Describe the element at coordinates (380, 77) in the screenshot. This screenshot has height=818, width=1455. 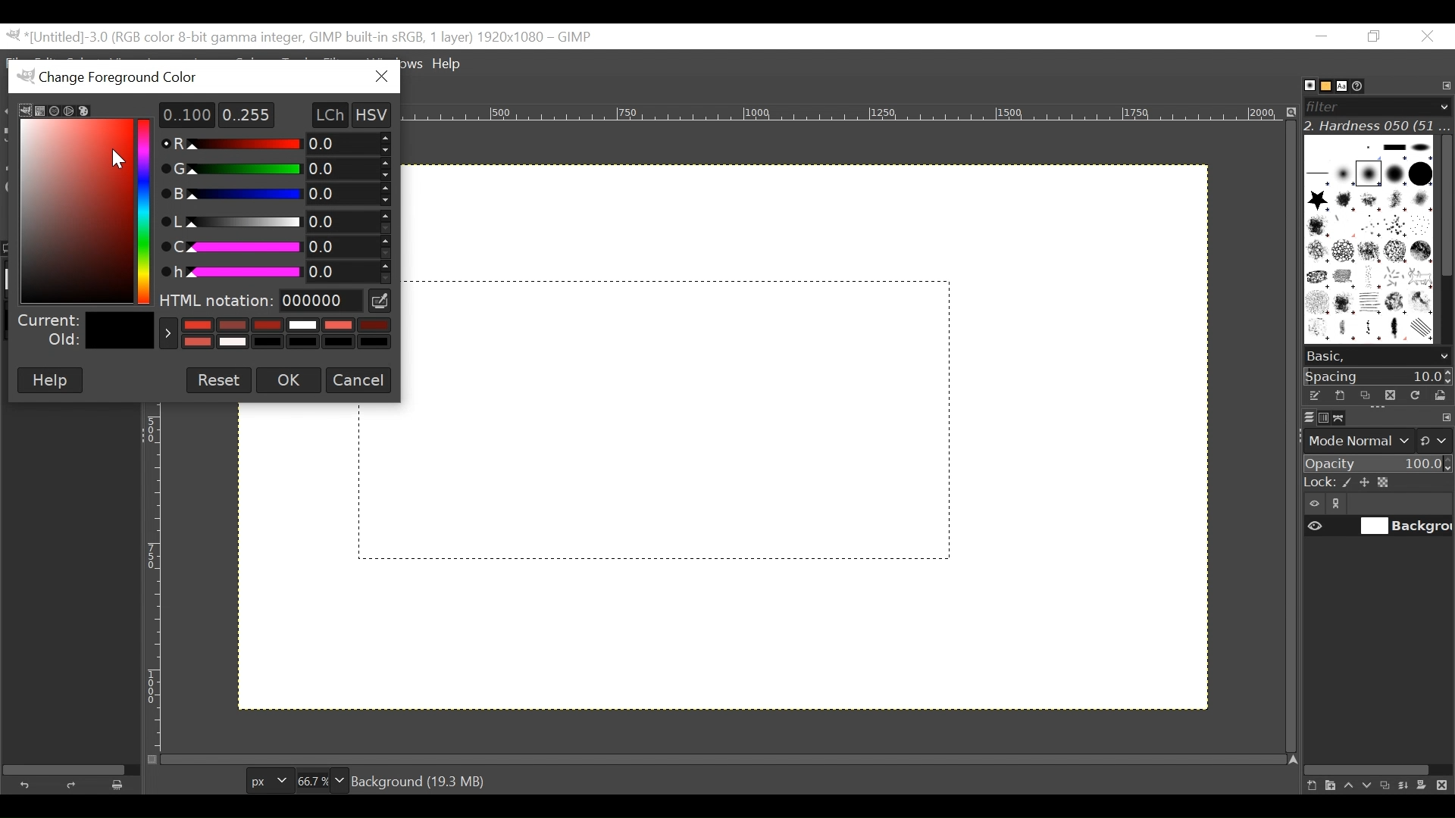
I see `Close` at that location.